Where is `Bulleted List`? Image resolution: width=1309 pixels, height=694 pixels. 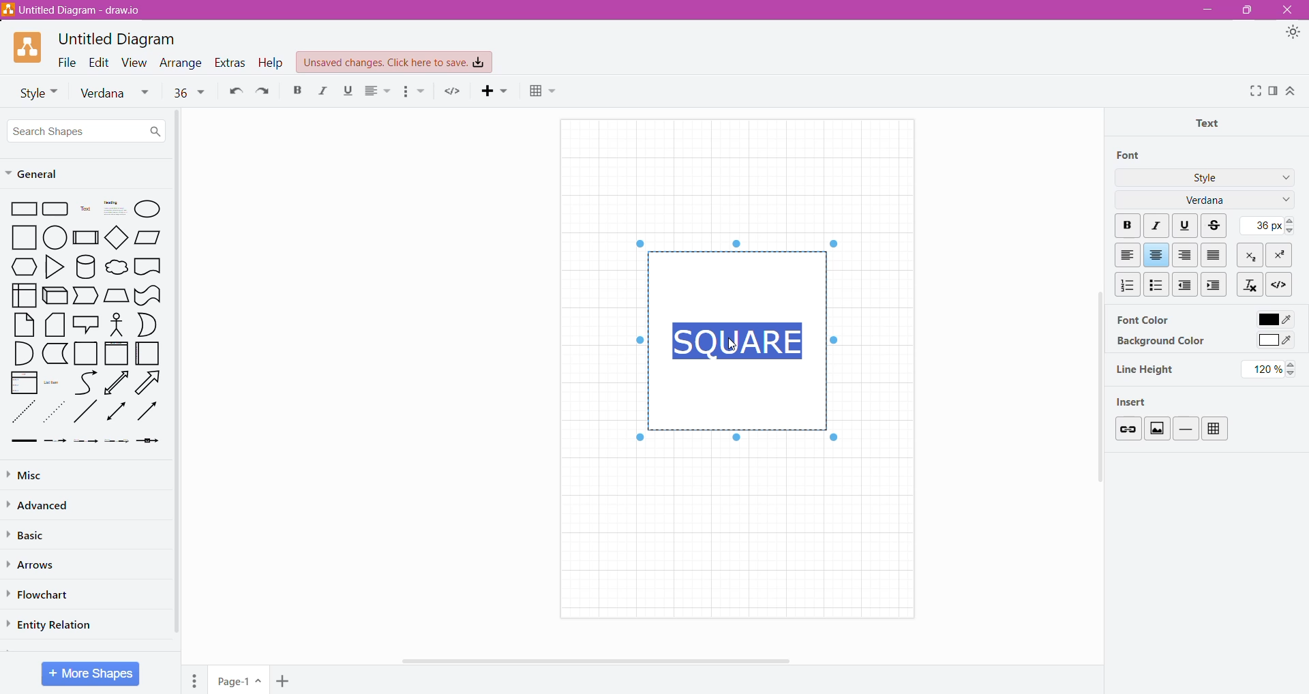
Bulleted List is located at coordinates (1156, 284).